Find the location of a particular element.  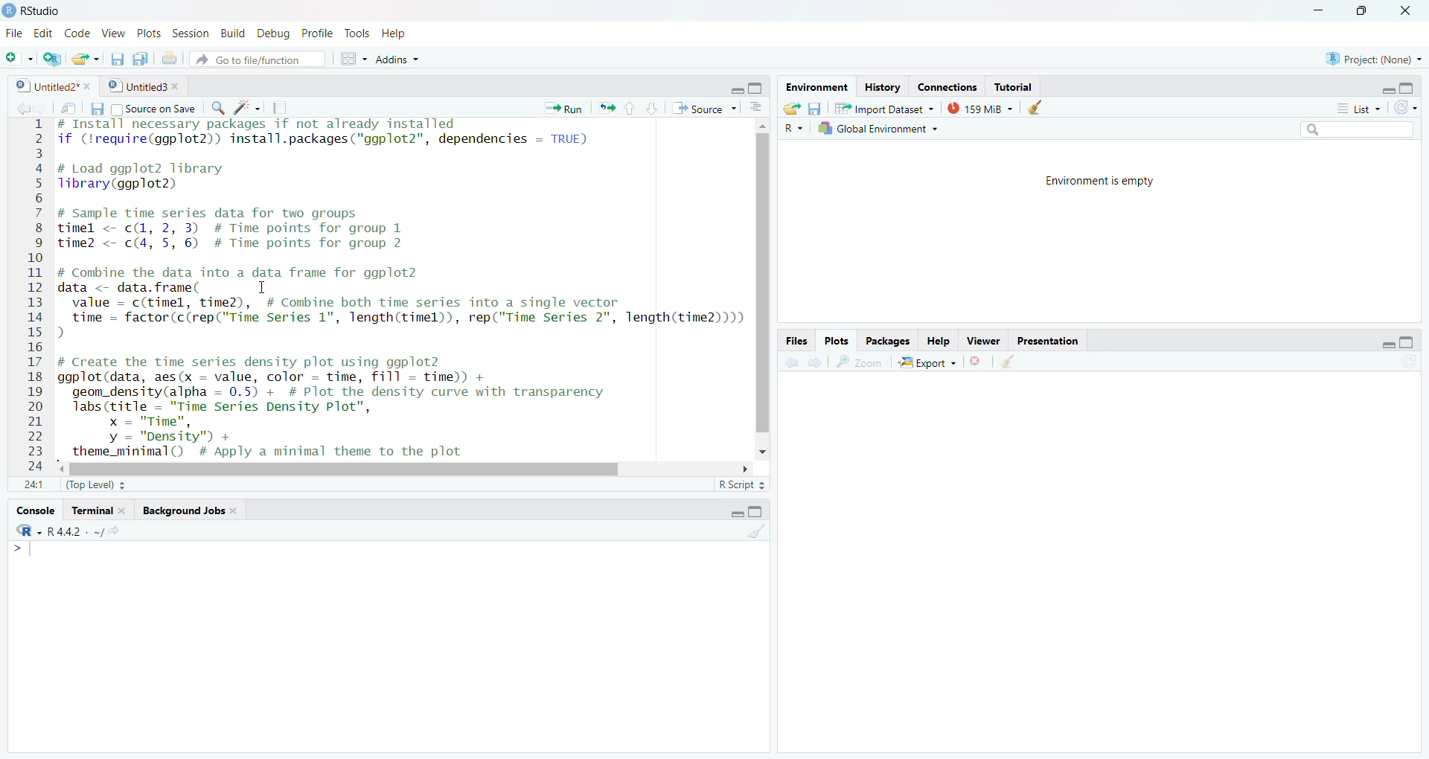

R is located at coordinates (794, 129).